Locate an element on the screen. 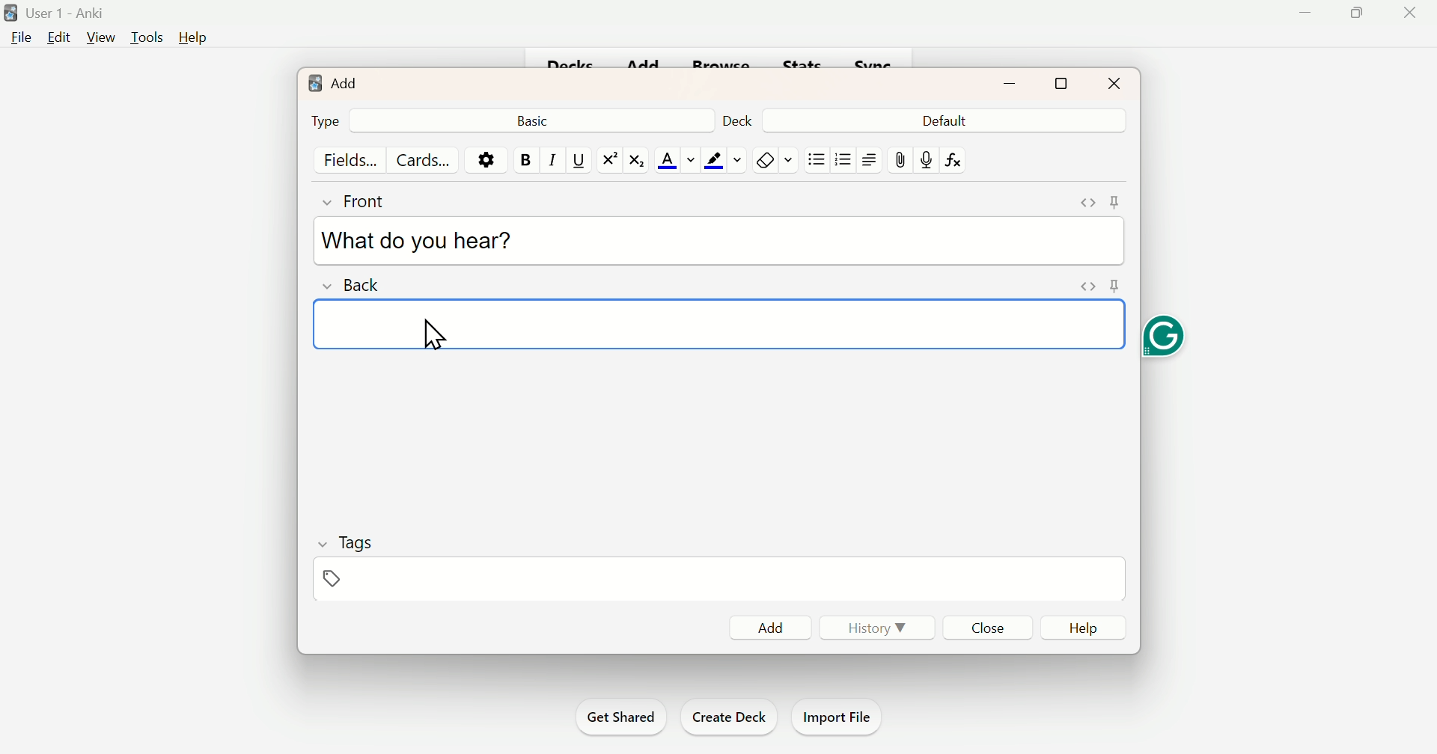  Pin is located at coordinates (331, 579).